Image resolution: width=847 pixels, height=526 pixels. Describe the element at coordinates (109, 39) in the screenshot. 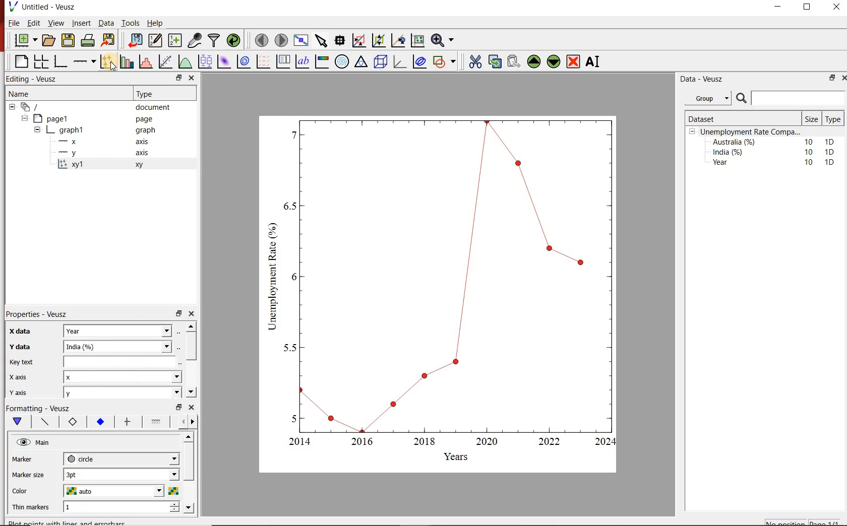

I see `export document` at that location.